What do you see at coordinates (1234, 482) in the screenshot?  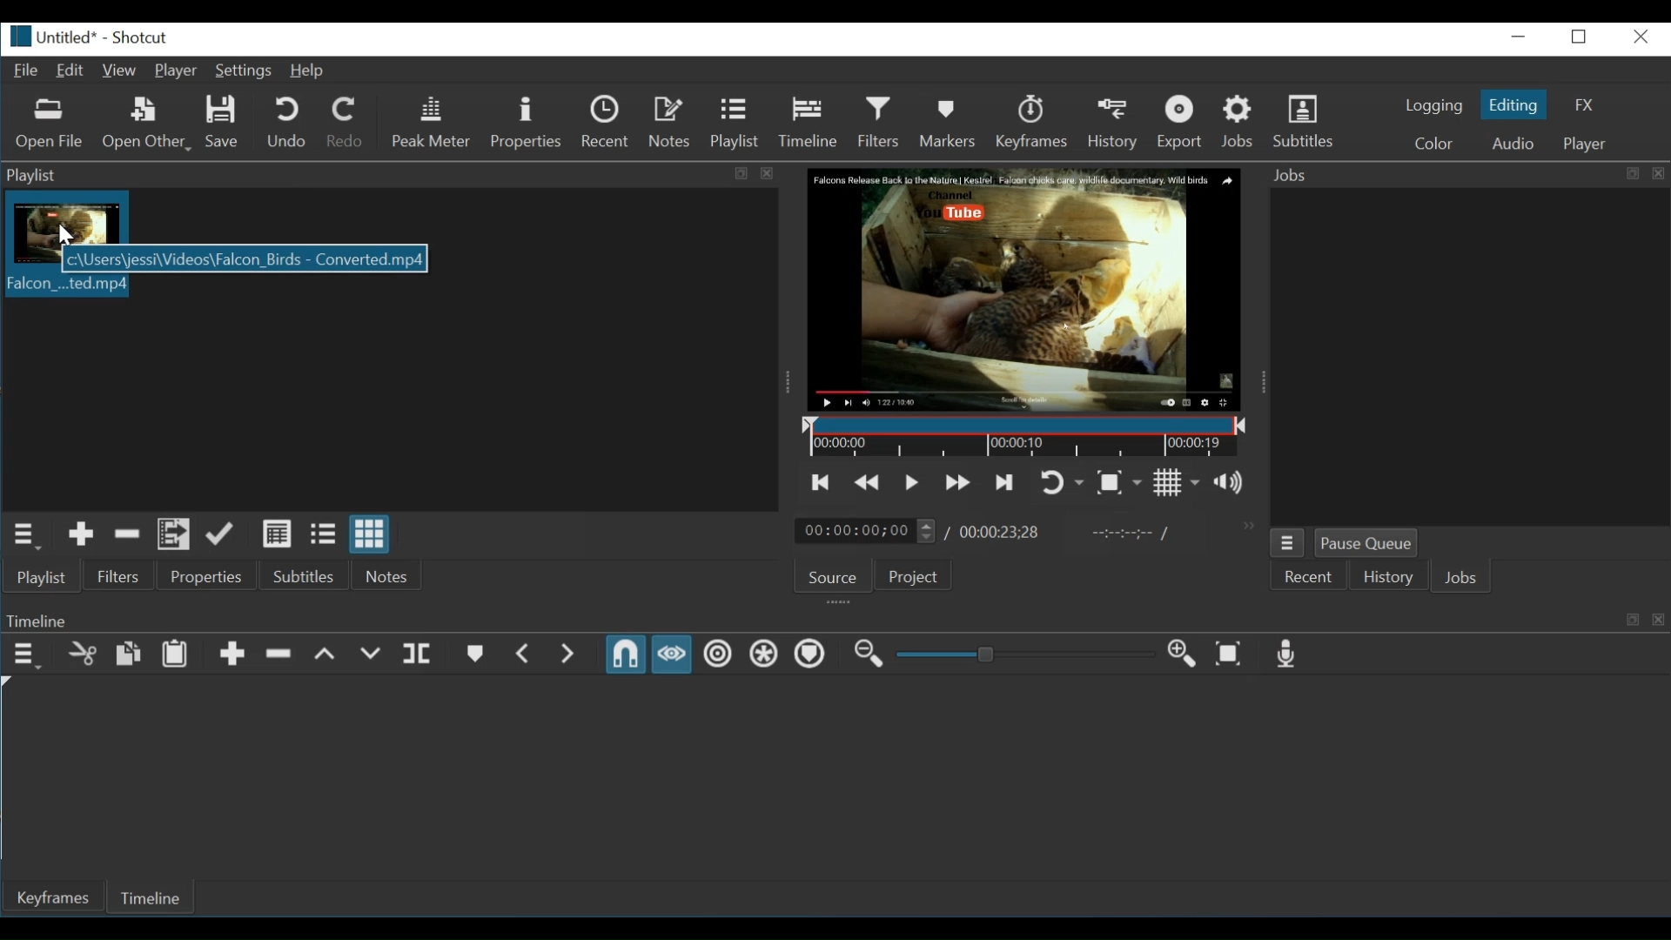 I see `show the volume control` at bounding box center [1234, 482].